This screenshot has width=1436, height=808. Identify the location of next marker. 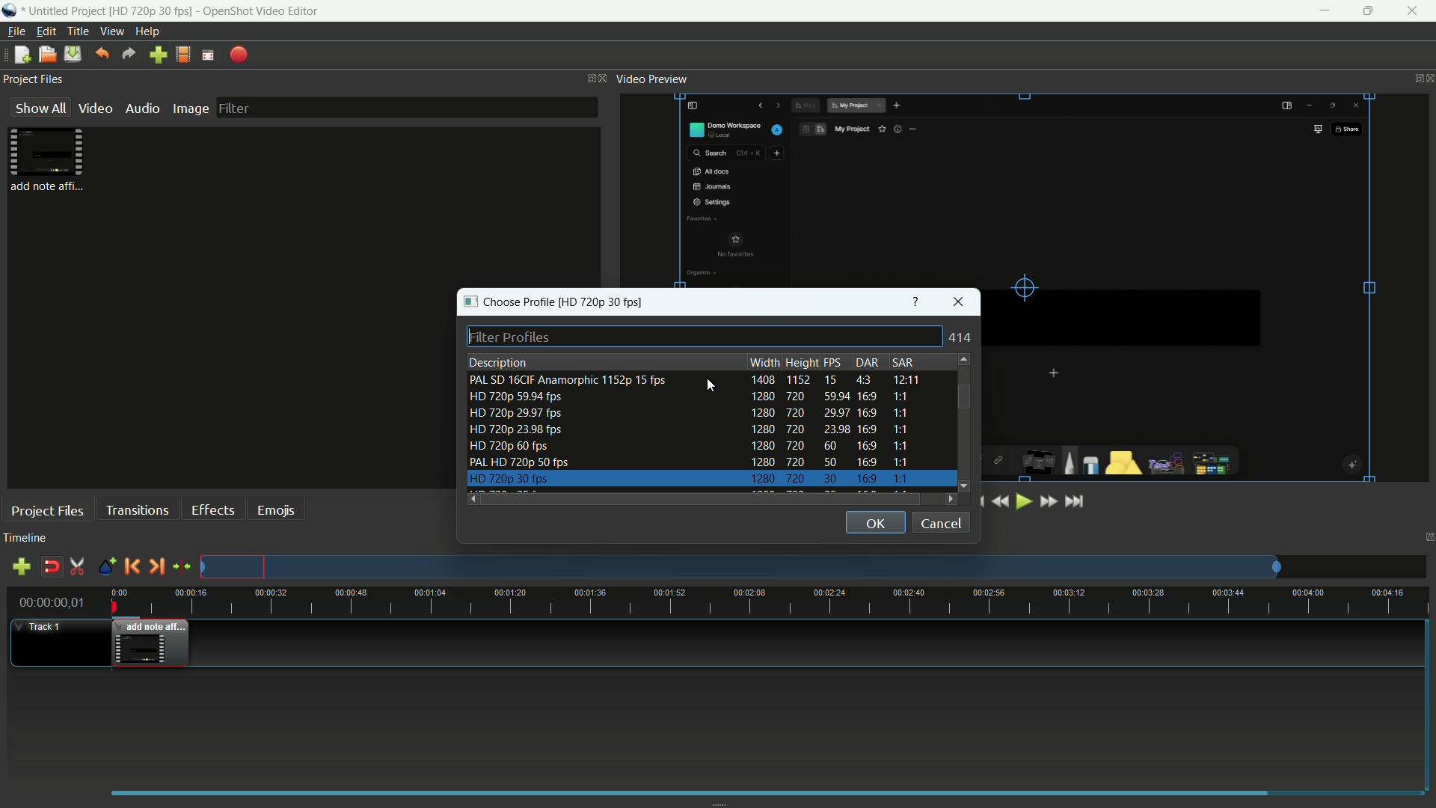
(157, 566).